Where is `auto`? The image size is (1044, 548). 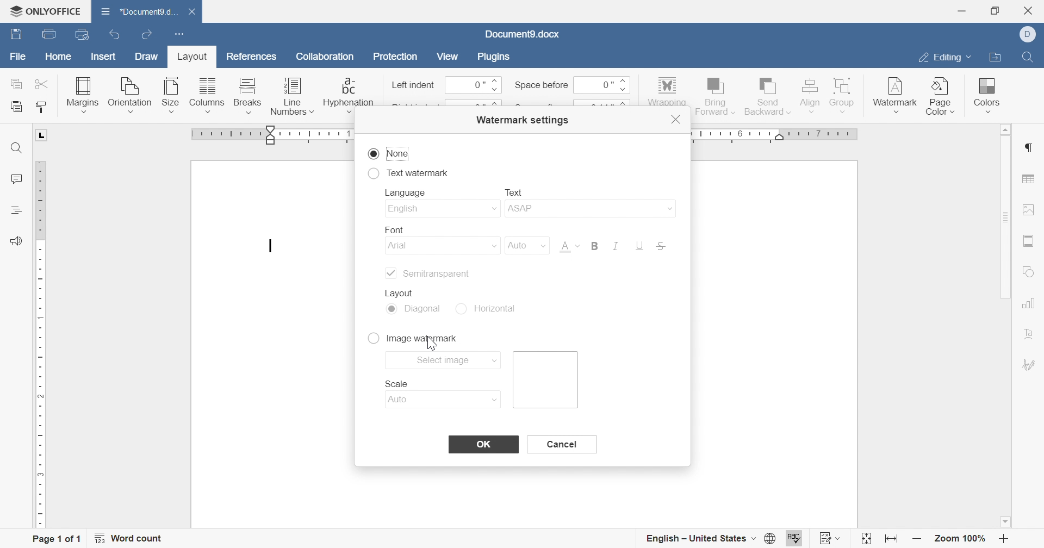 auto is located at coordinates (445, 400).